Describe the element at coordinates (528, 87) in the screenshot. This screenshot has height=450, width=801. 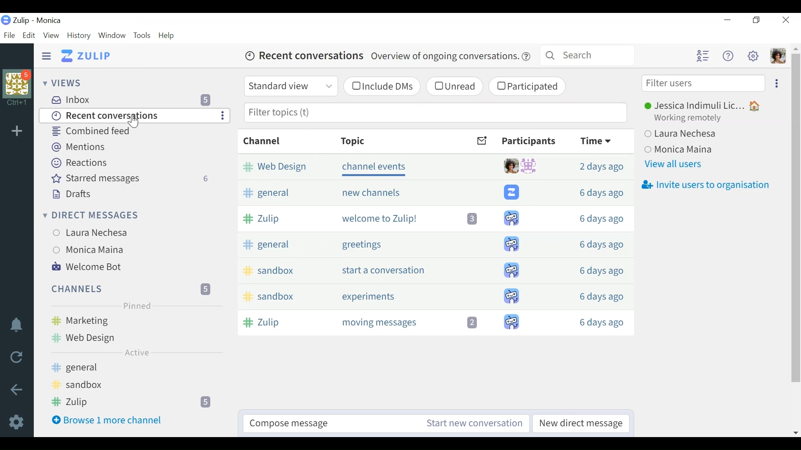
I see `(un)check Participated` at that location.